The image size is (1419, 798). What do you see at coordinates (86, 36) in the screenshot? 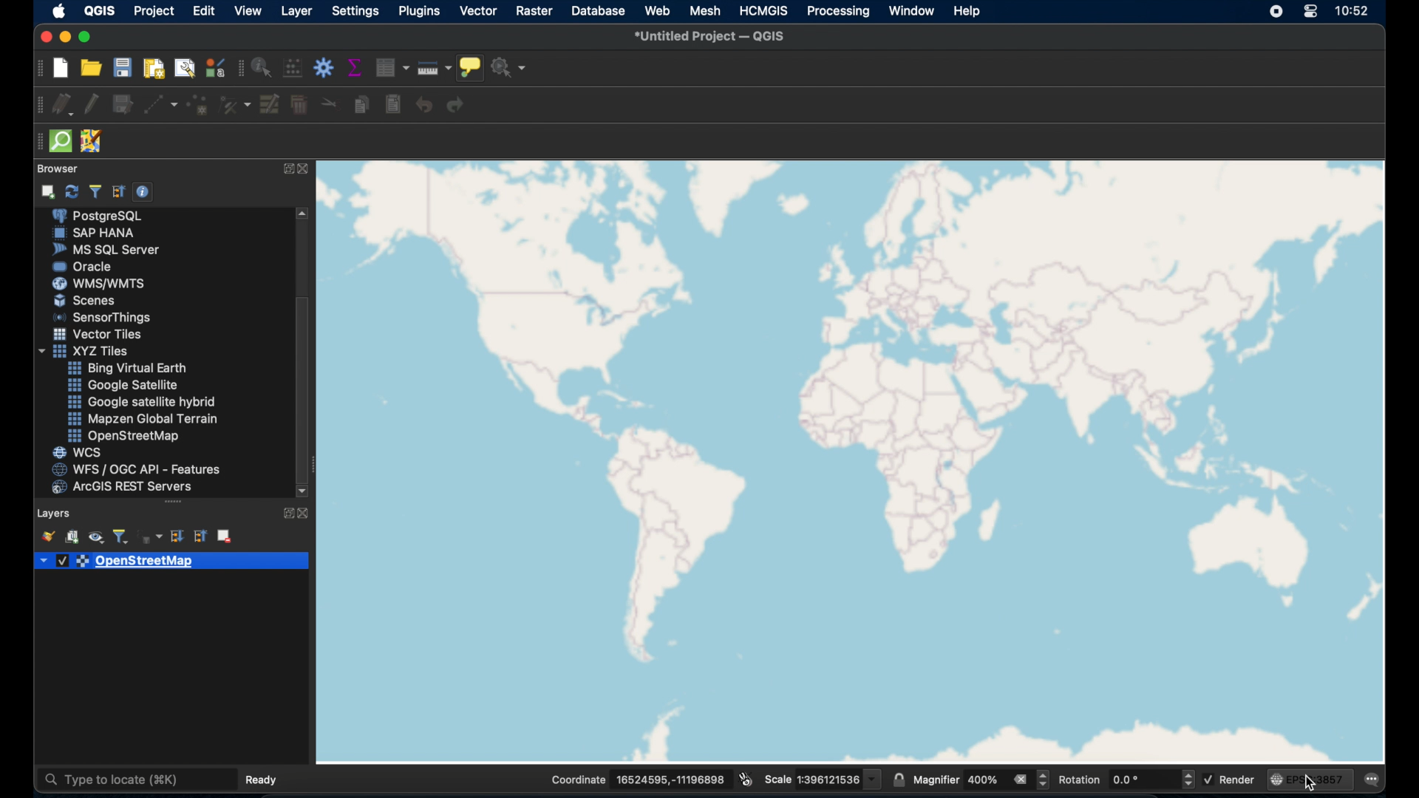
I see `maximize` at bounding box center [86, 36].